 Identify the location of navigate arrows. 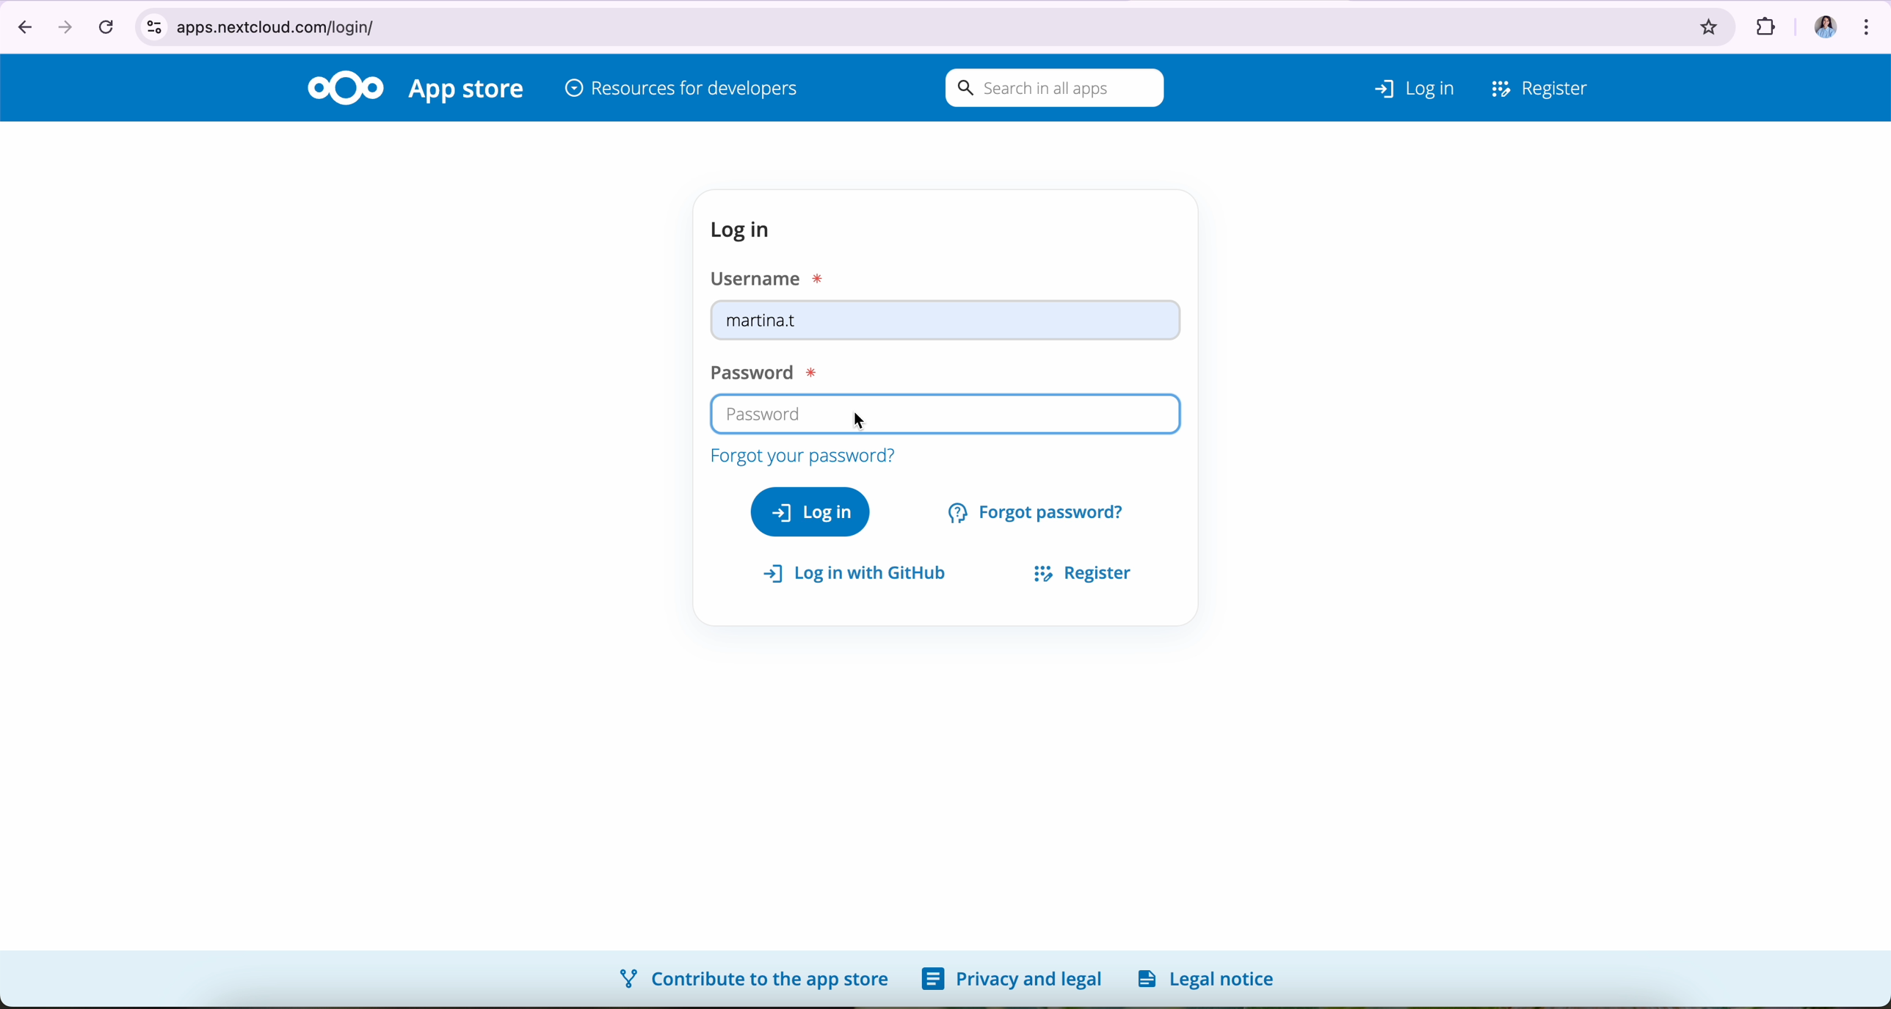
(40, 25).